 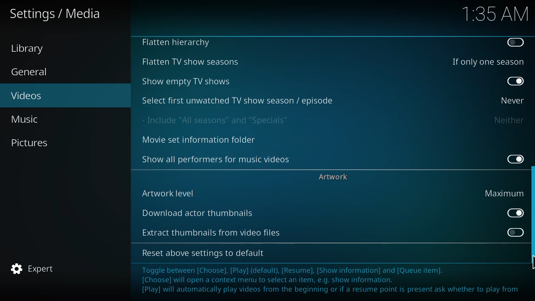 What do you see at coordinates (217, 159) in the screenshot?
I see `show all performers` at bounding box center [217, 159].